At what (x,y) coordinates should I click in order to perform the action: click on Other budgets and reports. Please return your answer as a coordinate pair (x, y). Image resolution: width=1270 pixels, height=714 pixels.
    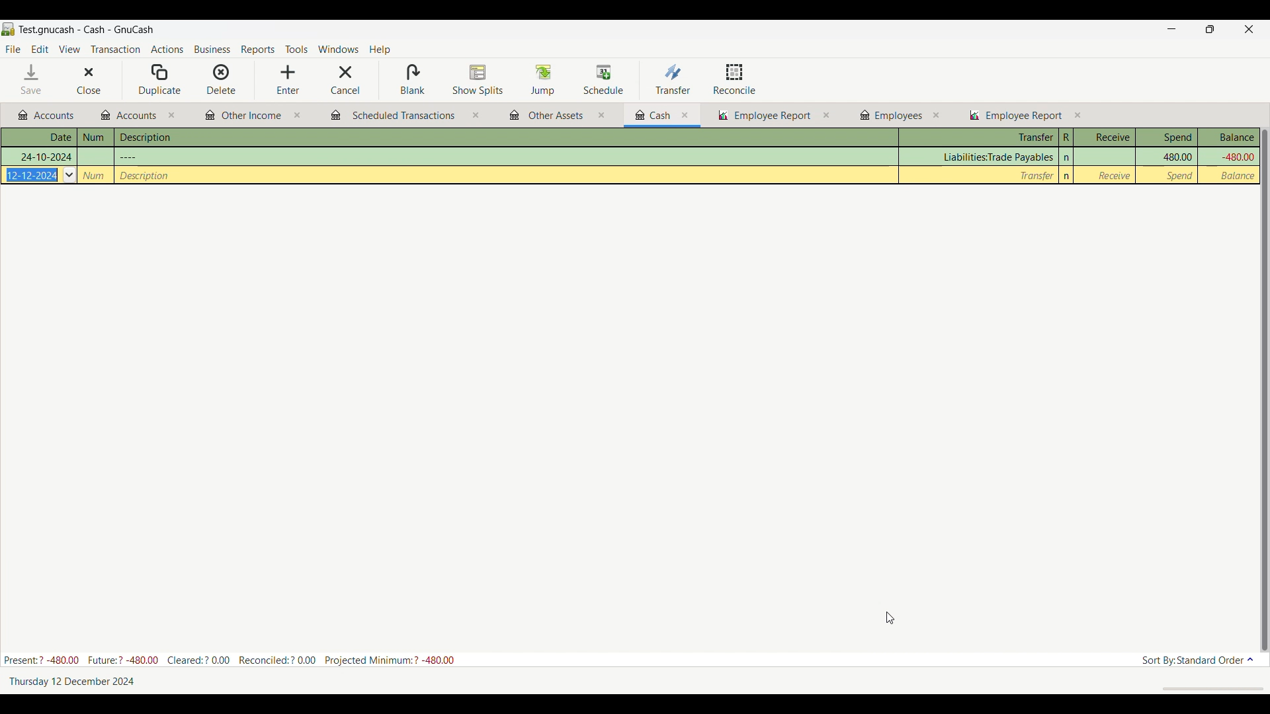
    Looking at the image, I should click on (243, 116).